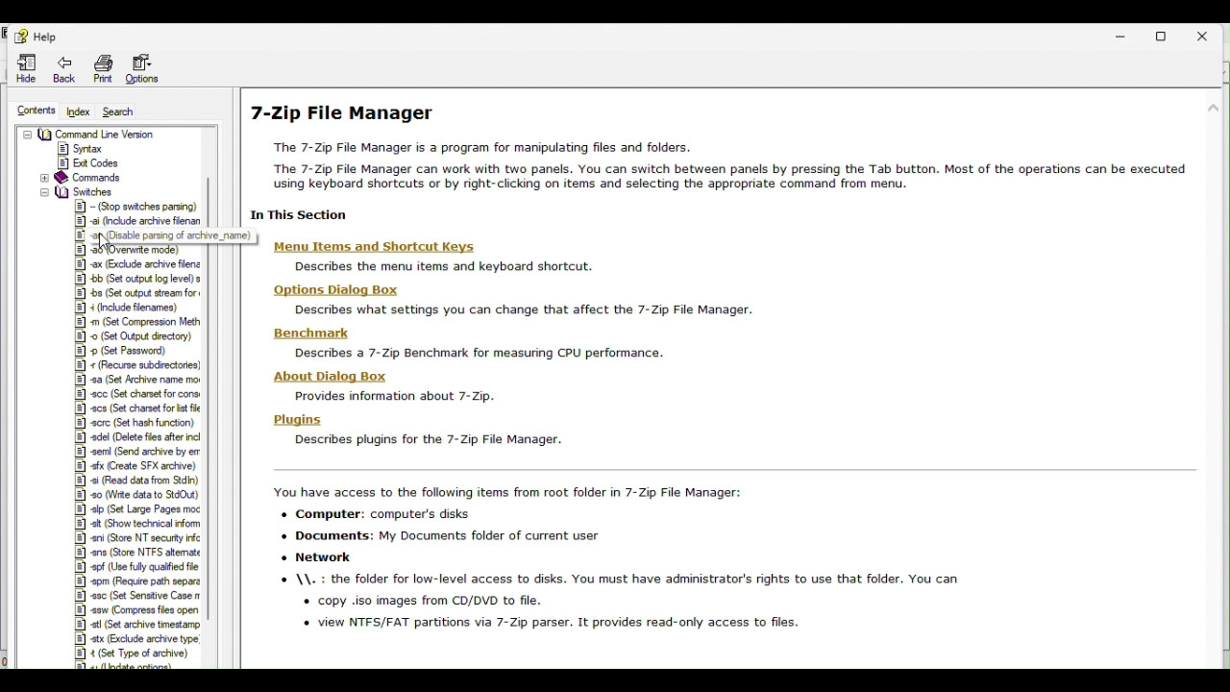 The height and width of the screenshot is (692, 1230). I want to click on §] sa (Set Archive name mor, so click(137, 381).